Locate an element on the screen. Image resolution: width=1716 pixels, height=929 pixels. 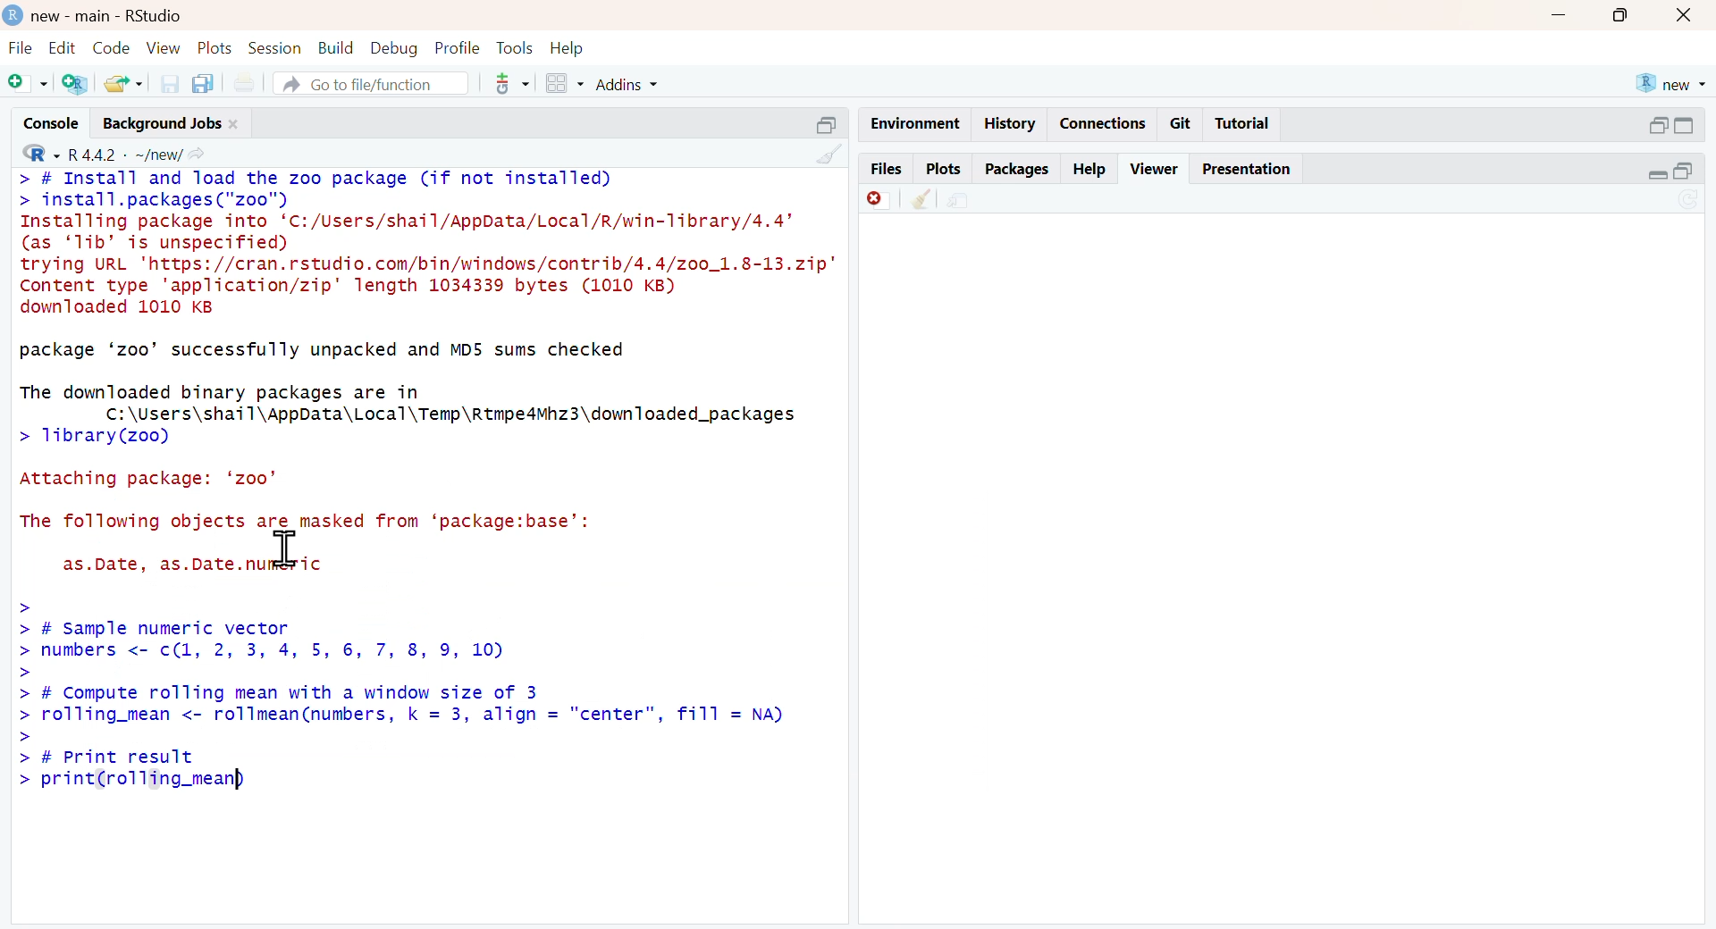
git is located at coordinates (1182, 123).